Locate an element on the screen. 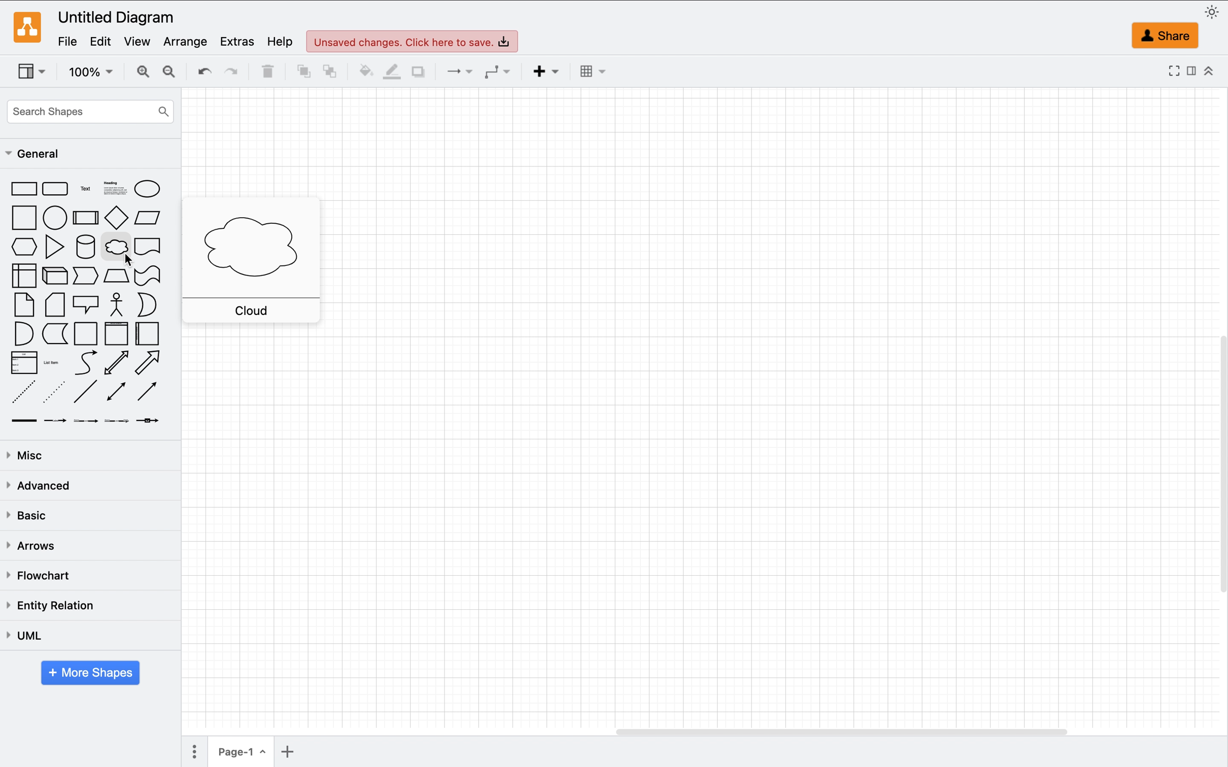 The width and height of the screenshot is (1228, 767). help is located at coordinates (283, 43).